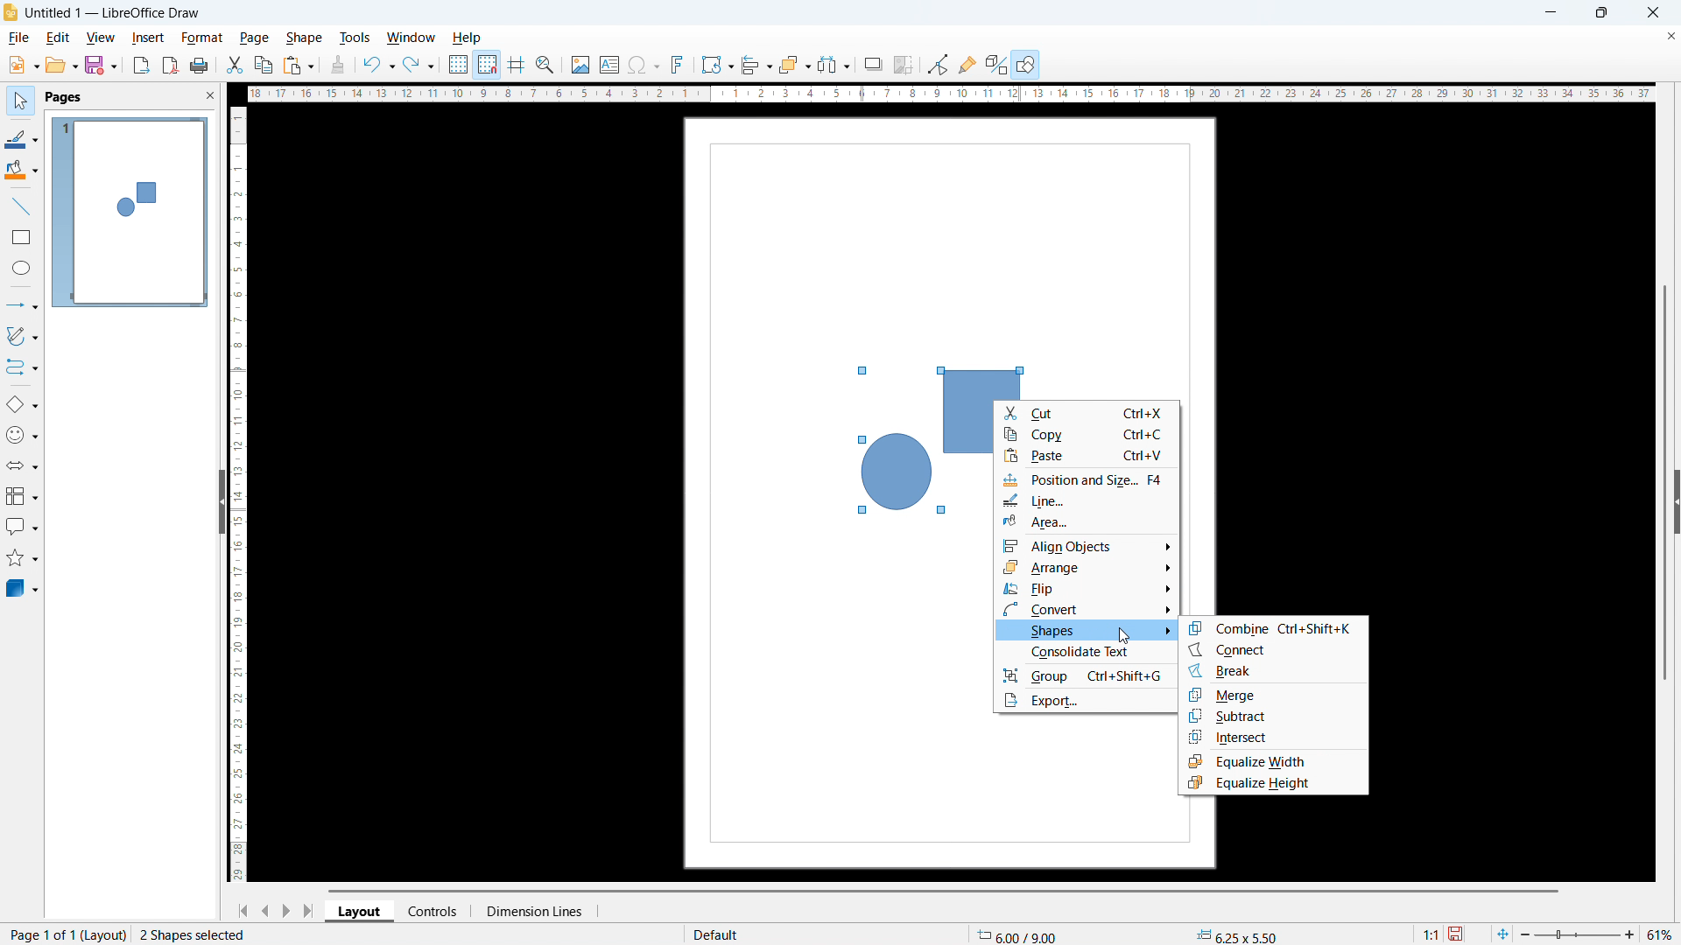 Image resolution: width=1681 pixels, height=945 pixels. Describe the element at coordinates (905, 64) in the screenshot. I see `crop image` at that location.